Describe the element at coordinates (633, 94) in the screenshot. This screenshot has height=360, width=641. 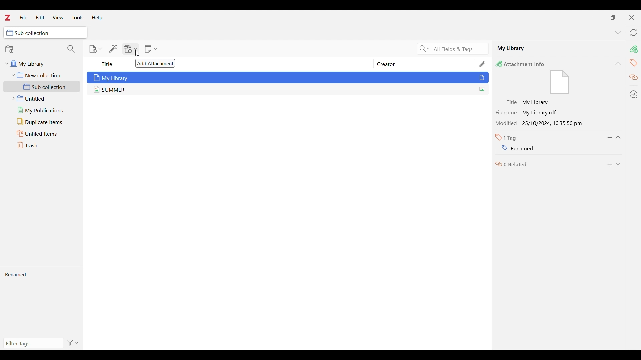
I see `Locate` at that location.